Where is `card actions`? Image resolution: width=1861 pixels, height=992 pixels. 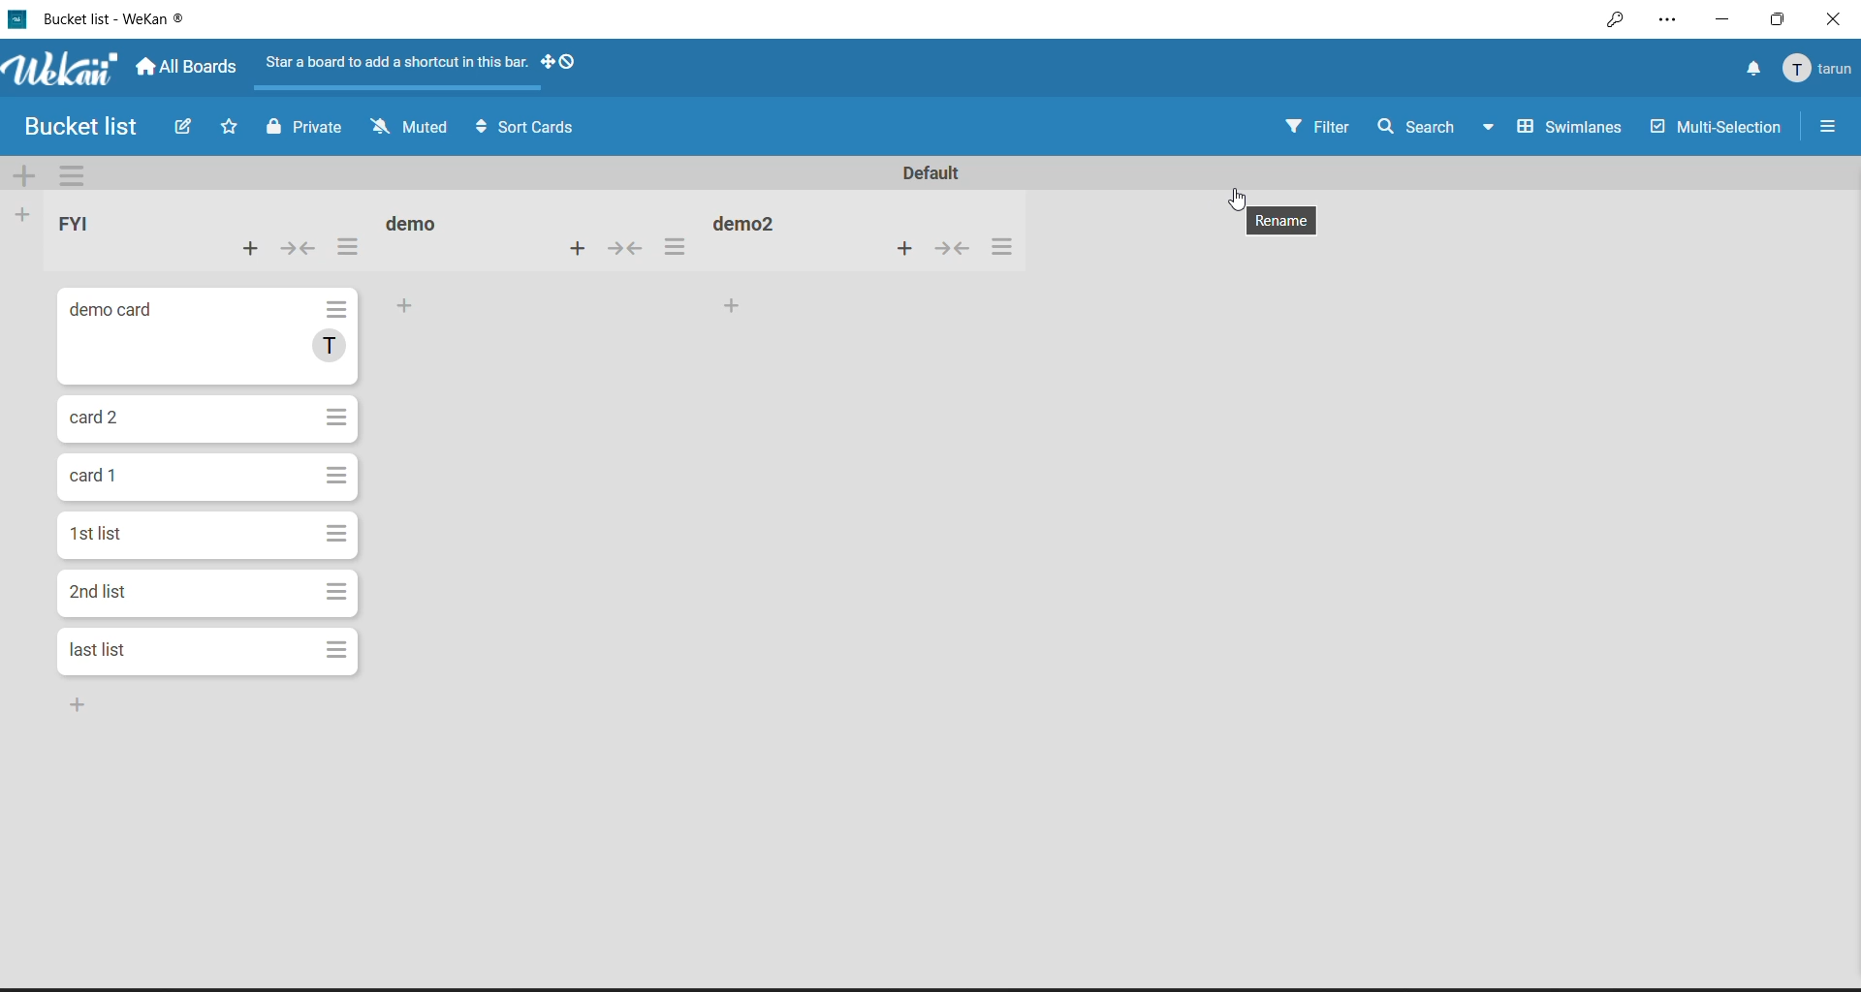
card actions is located at coordinates (337, 536).